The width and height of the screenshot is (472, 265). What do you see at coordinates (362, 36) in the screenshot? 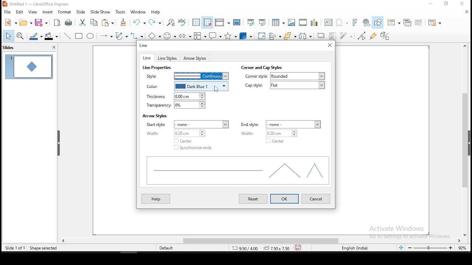
I see `toggle point edit mode` at bounding box center [362, 36].